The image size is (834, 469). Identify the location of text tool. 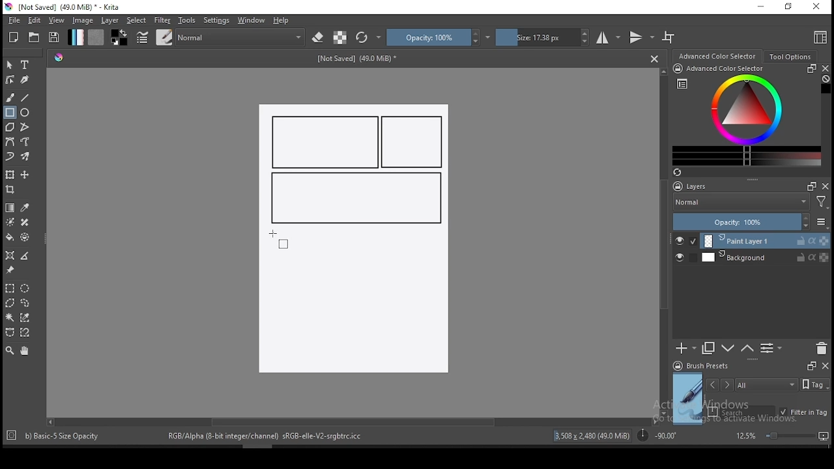
(25, 65).